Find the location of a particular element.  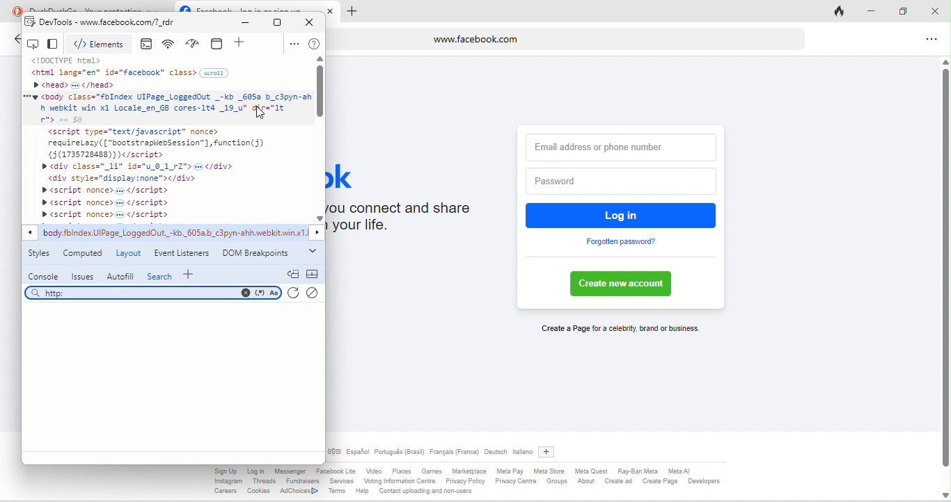

elements is located at coordinates (102, 44).